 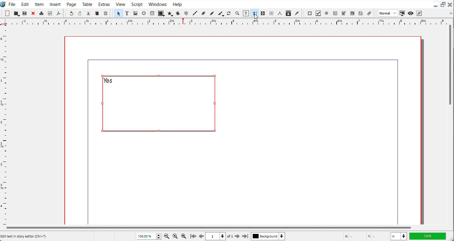 I want to click on Edit content with frame, so click(x=246, y=13).